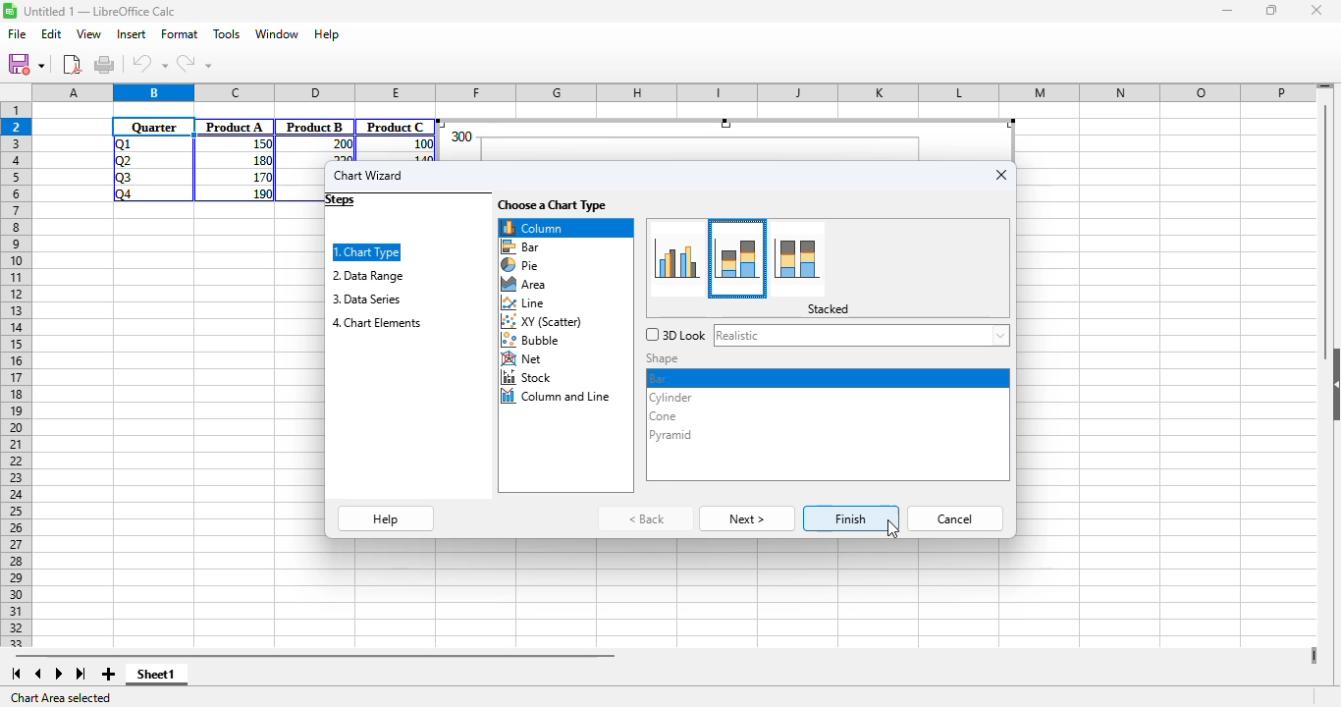  I want to click on rows, so click(16, 366).